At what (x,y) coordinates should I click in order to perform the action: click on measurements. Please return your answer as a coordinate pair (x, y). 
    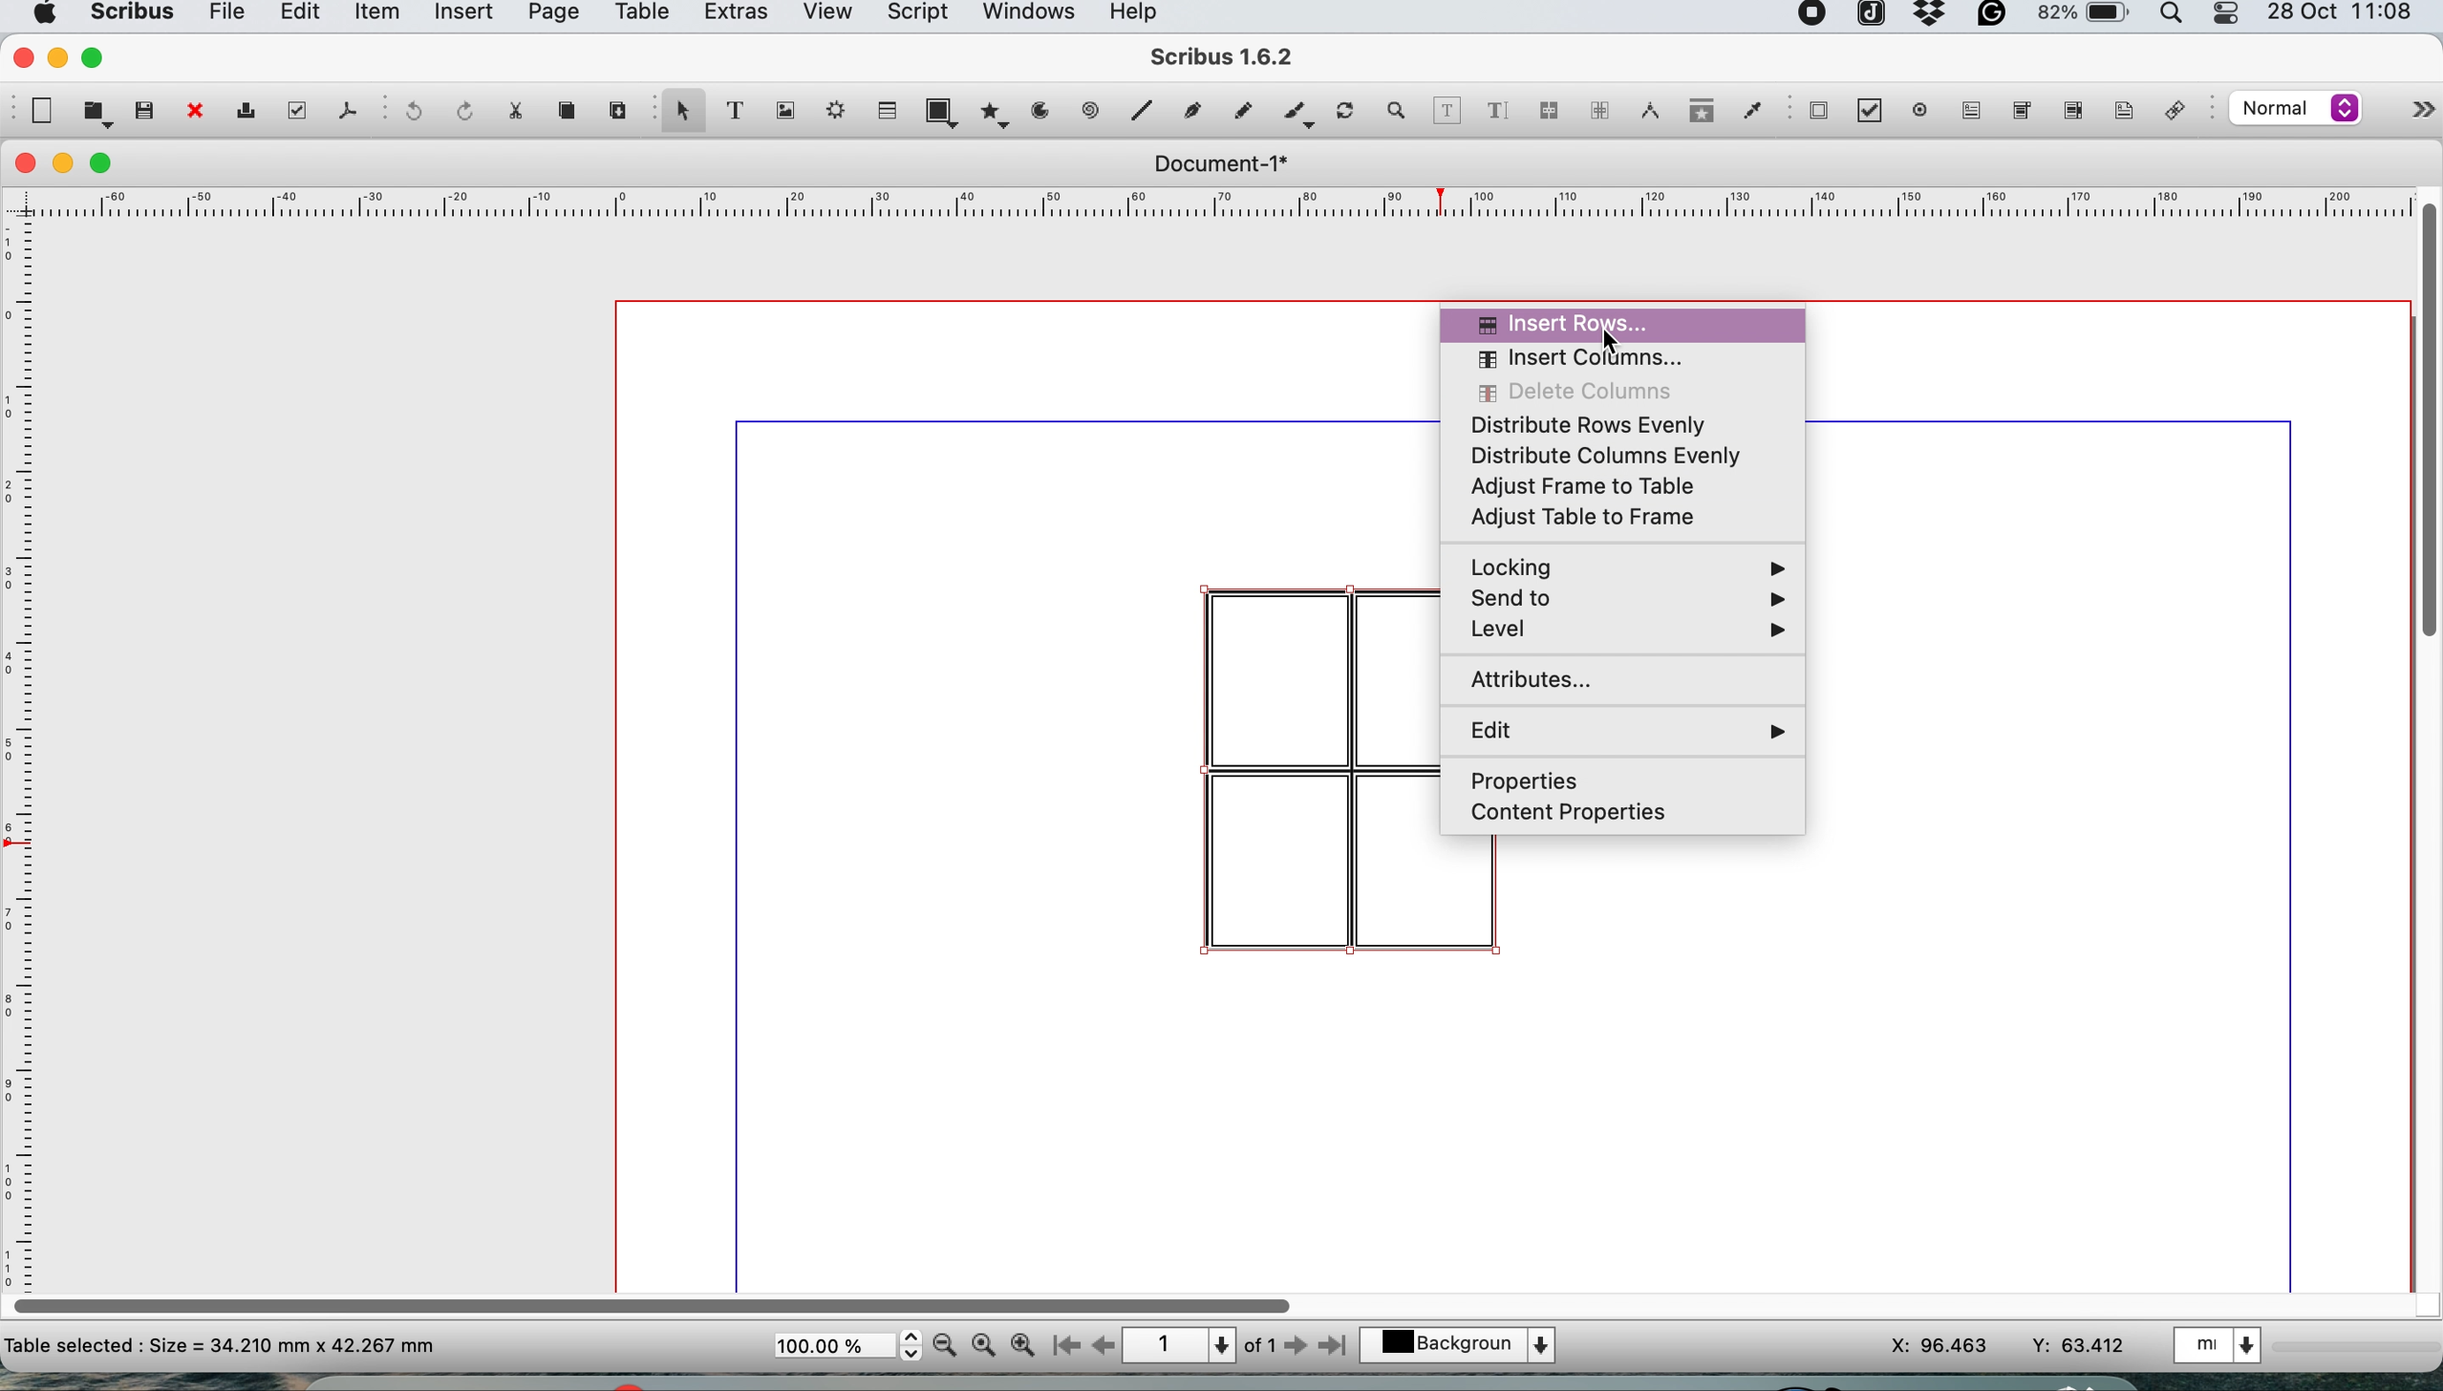
    Looking at the image, I should click on (1644, 111).